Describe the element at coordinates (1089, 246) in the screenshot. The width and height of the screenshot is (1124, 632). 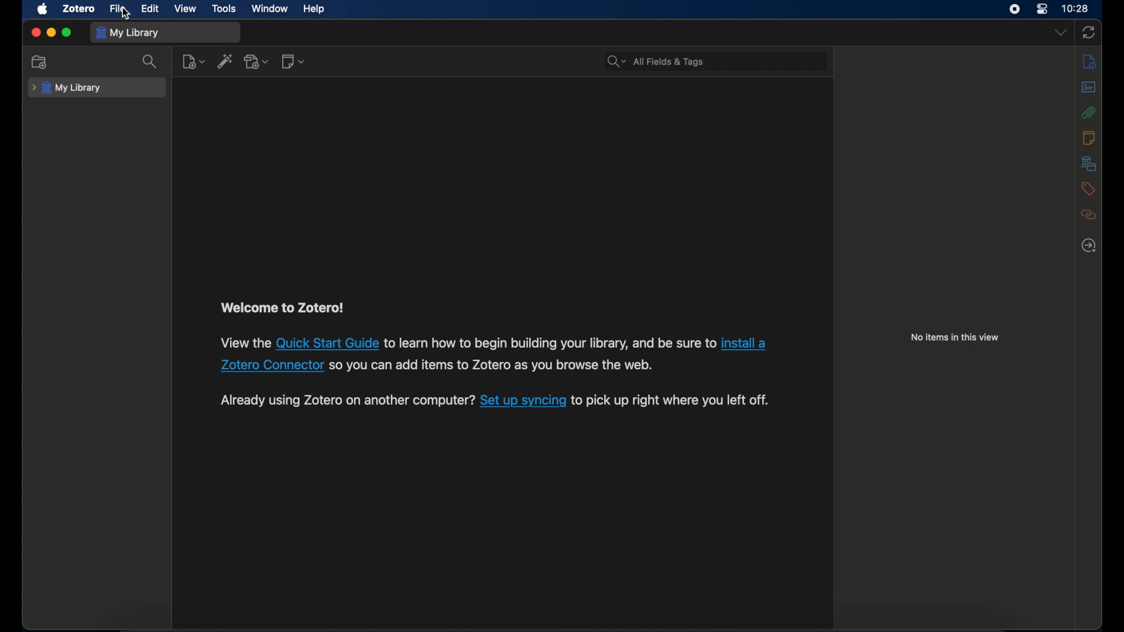
I see `locate` at that location.